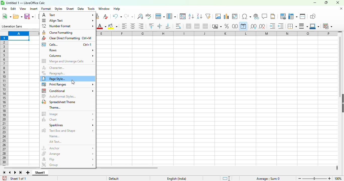 The image size is (344, 181). What do you see at coordinates (4, 9) in the screenshot?
I see `file` at bounding box center [4, 9].